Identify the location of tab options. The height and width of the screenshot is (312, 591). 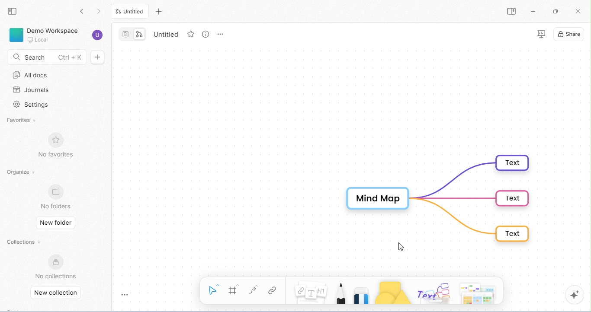
(222, 35).